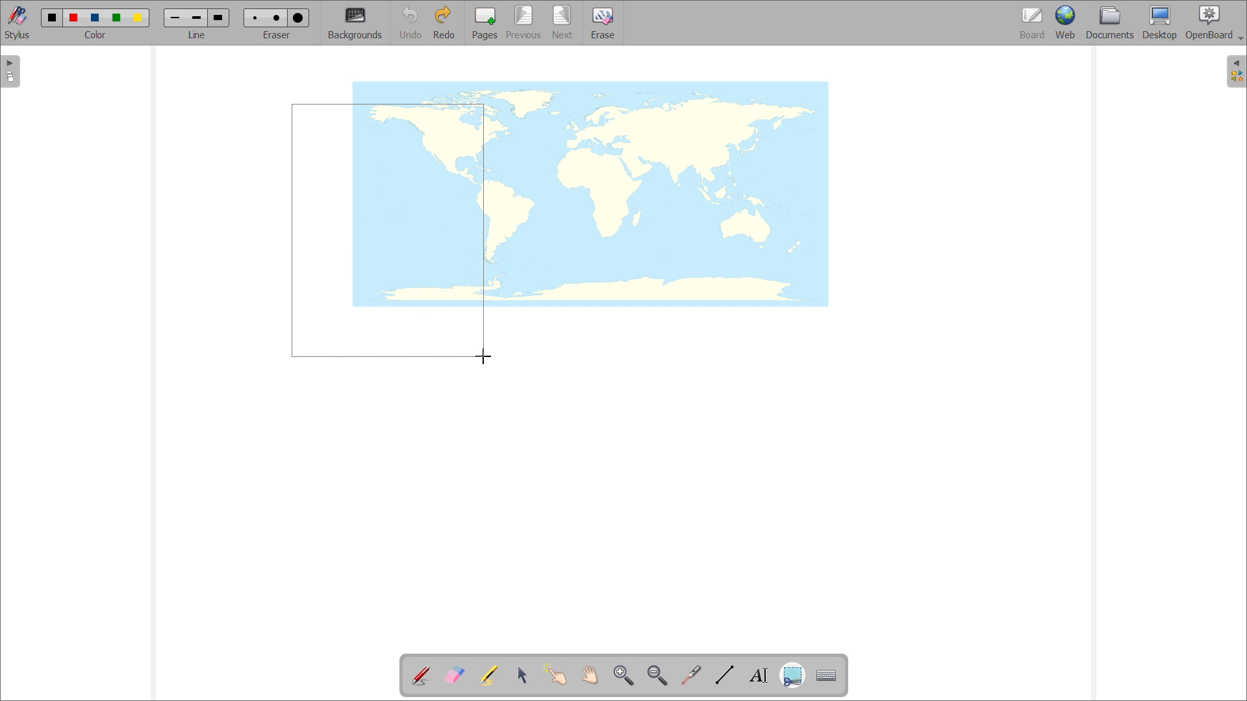  I want to click on Eraser, so click(278, 34).